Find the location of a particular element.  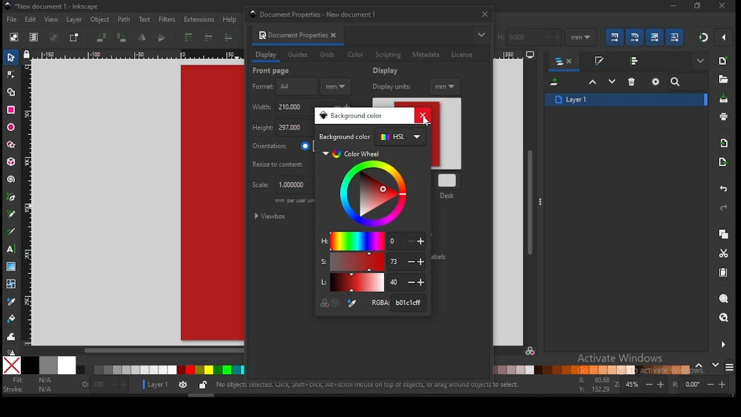

color manager mode is located at coordinates (530, 353).